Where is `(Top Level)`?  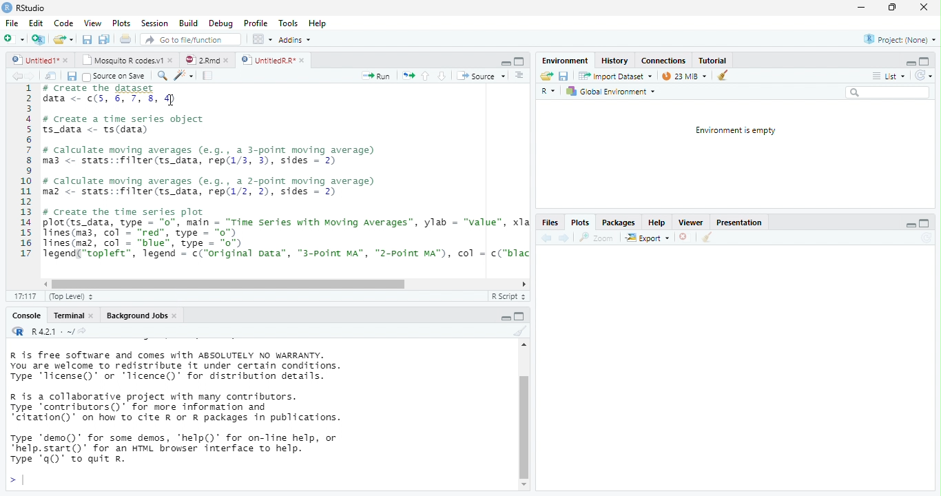
(Top Level) is located at coordinates (68, 297).